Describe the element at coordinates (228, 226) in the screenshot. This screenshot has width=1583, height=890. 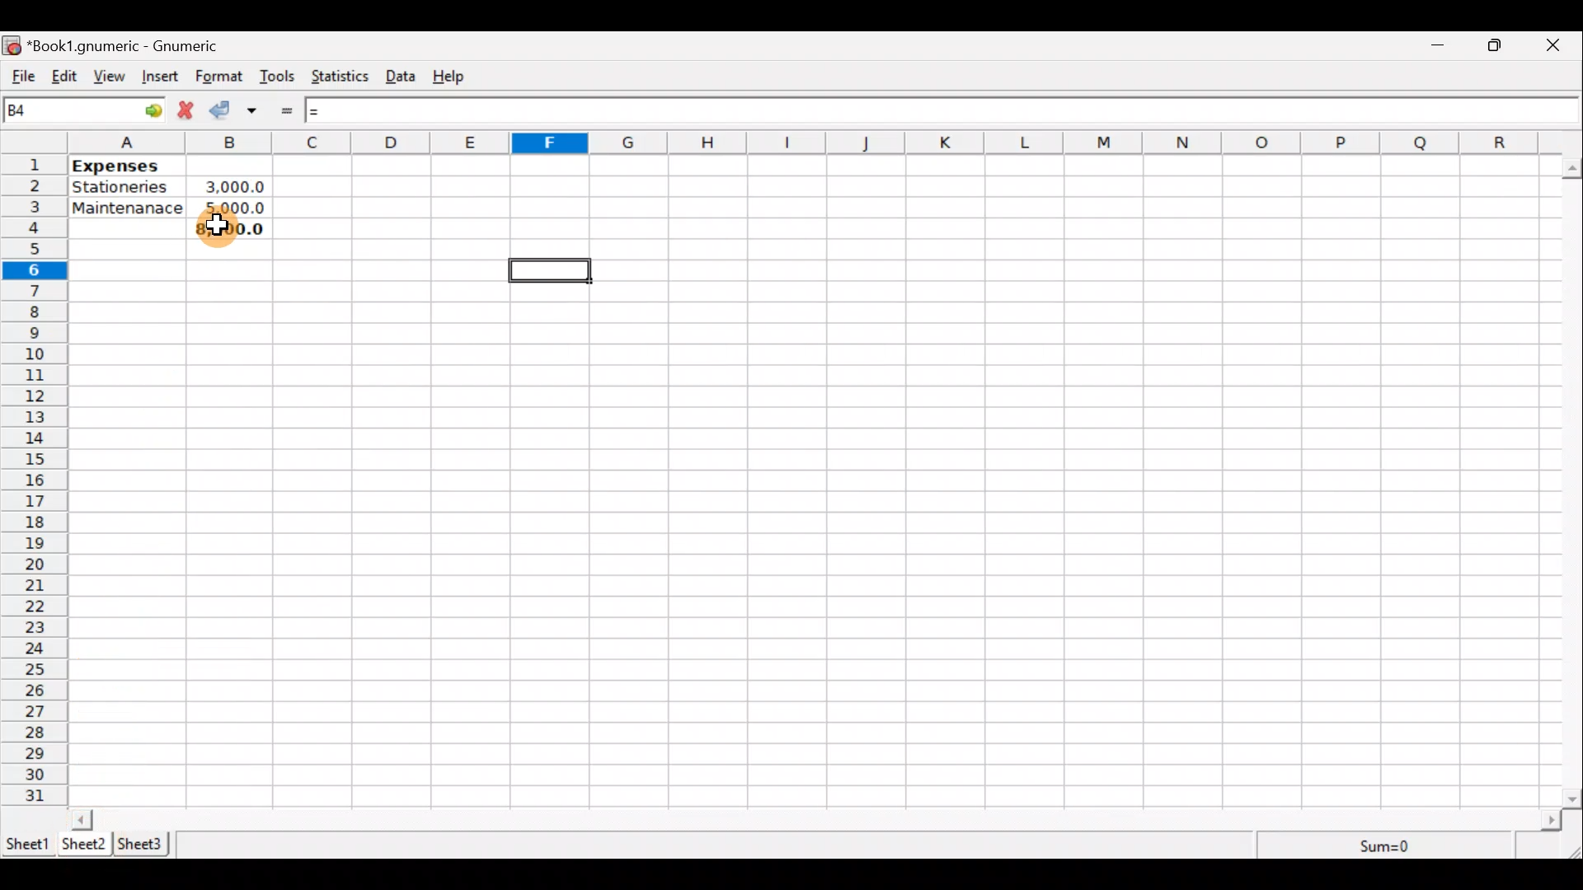
I see `8000` at that location.